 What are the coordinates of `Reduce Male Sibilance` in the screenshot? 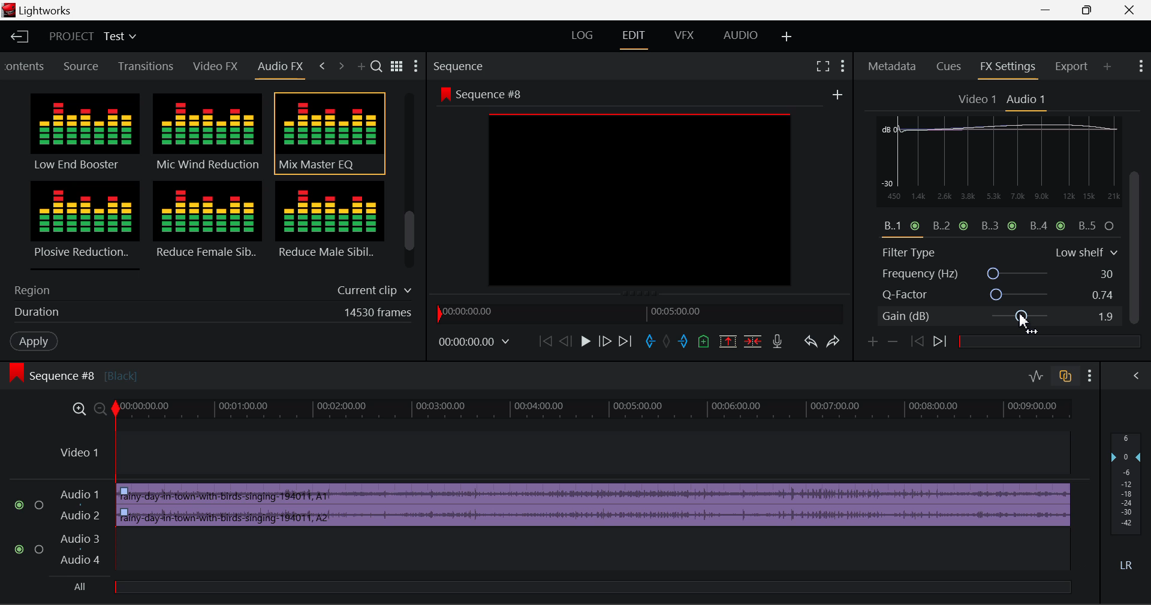 It's located at (329, 224).